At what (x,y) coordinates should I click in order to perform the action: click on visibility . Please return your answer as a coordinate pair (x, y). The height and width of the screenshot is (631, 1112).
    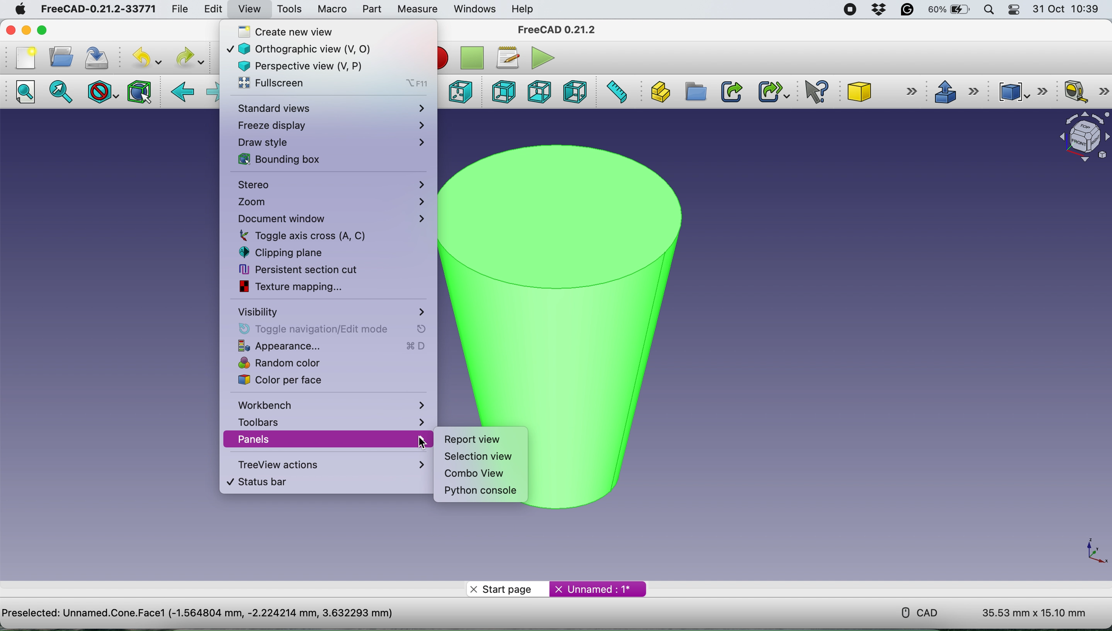
    Looking at the image, I should click on (330, 311).